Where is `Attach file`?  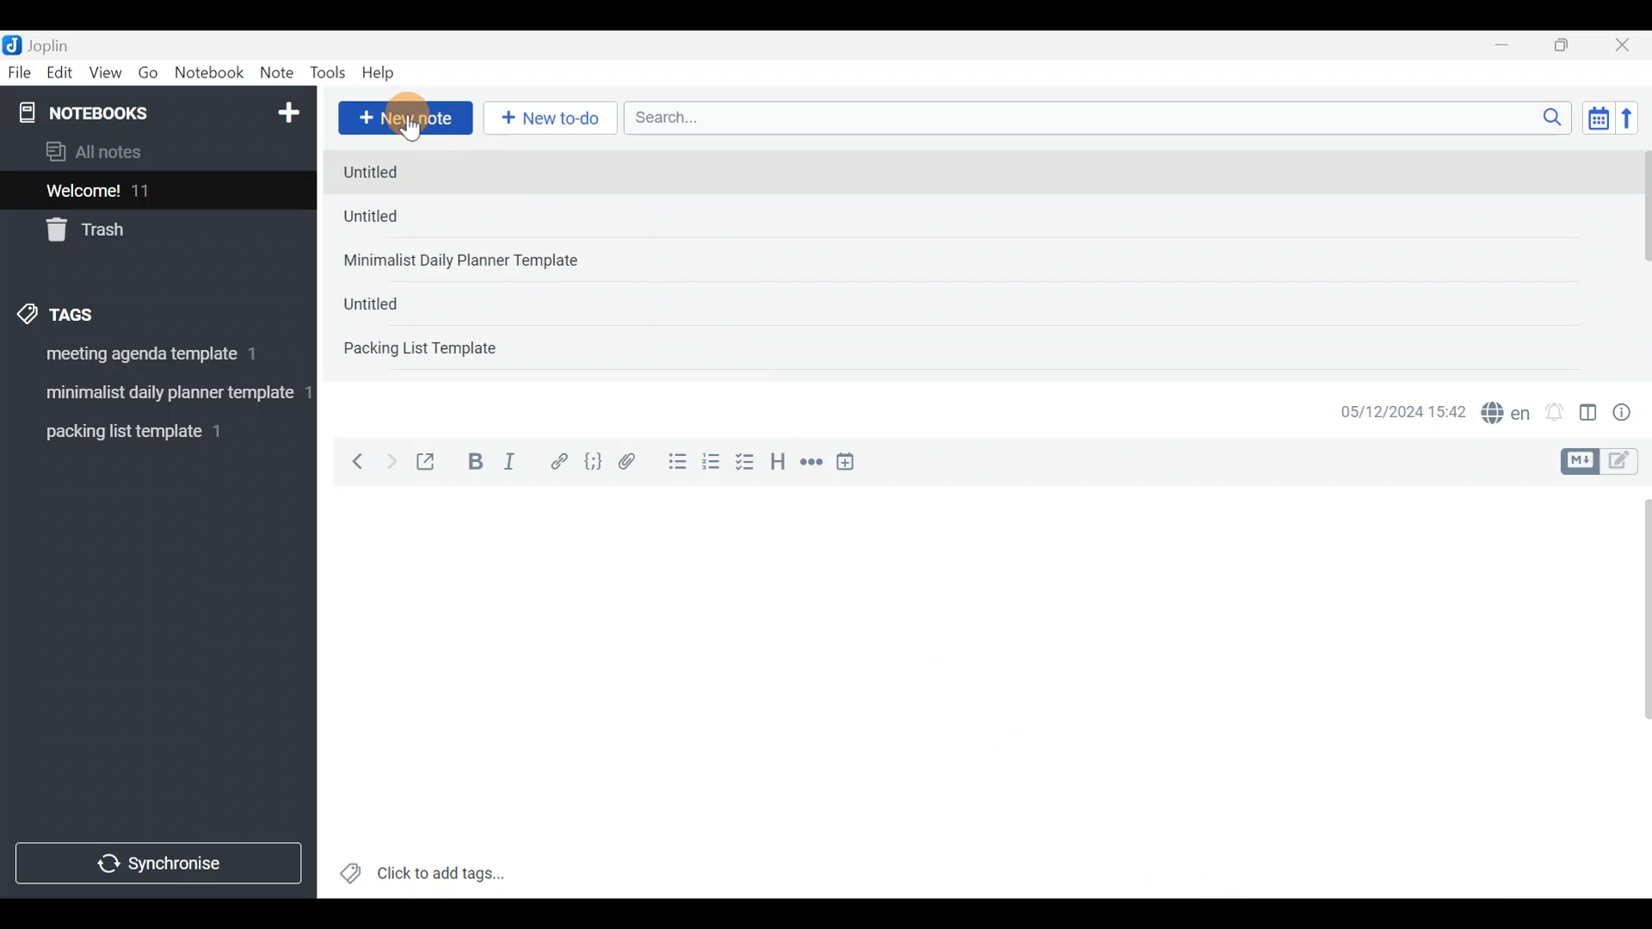 Attach file is located at coordinates (632, 464).